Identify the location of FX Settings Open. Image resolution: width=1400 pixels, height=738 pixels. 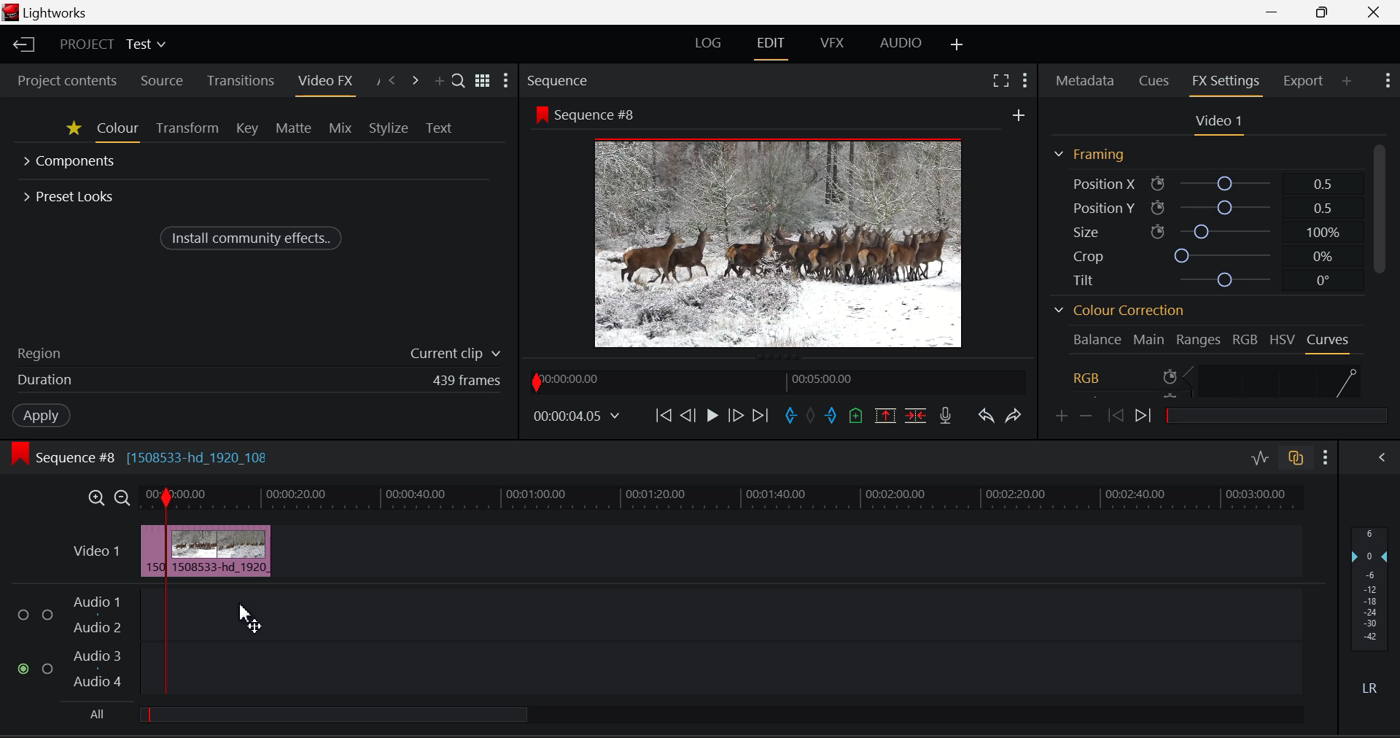
(1226, 82).